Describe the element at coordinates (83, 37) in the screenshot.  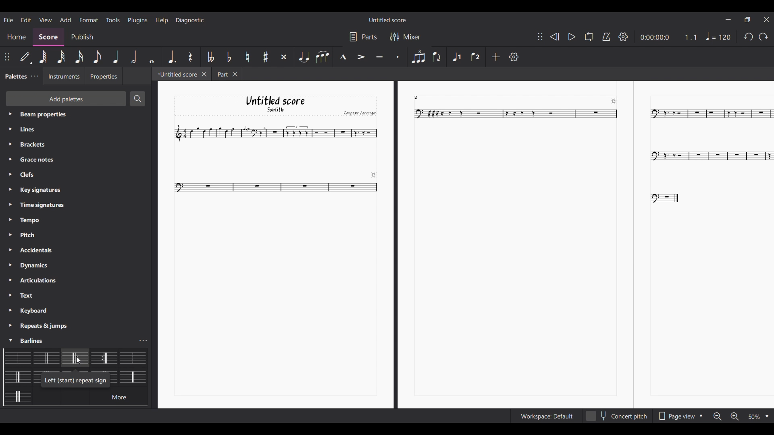
I see `Publish section` at that location.